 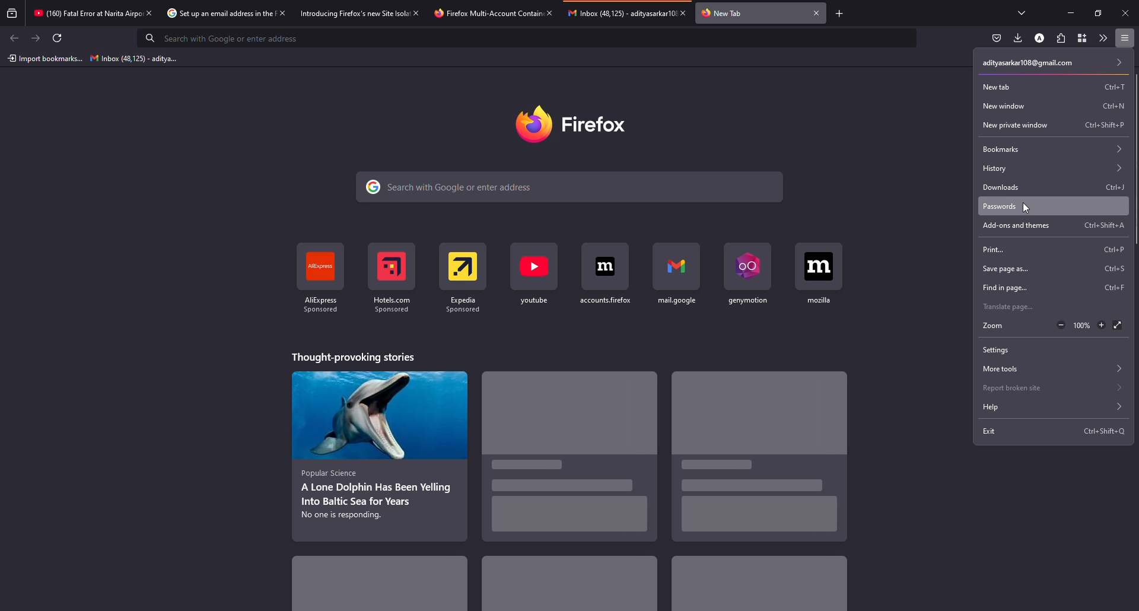 I want to click on shortcut, so click(x=749, y=275).